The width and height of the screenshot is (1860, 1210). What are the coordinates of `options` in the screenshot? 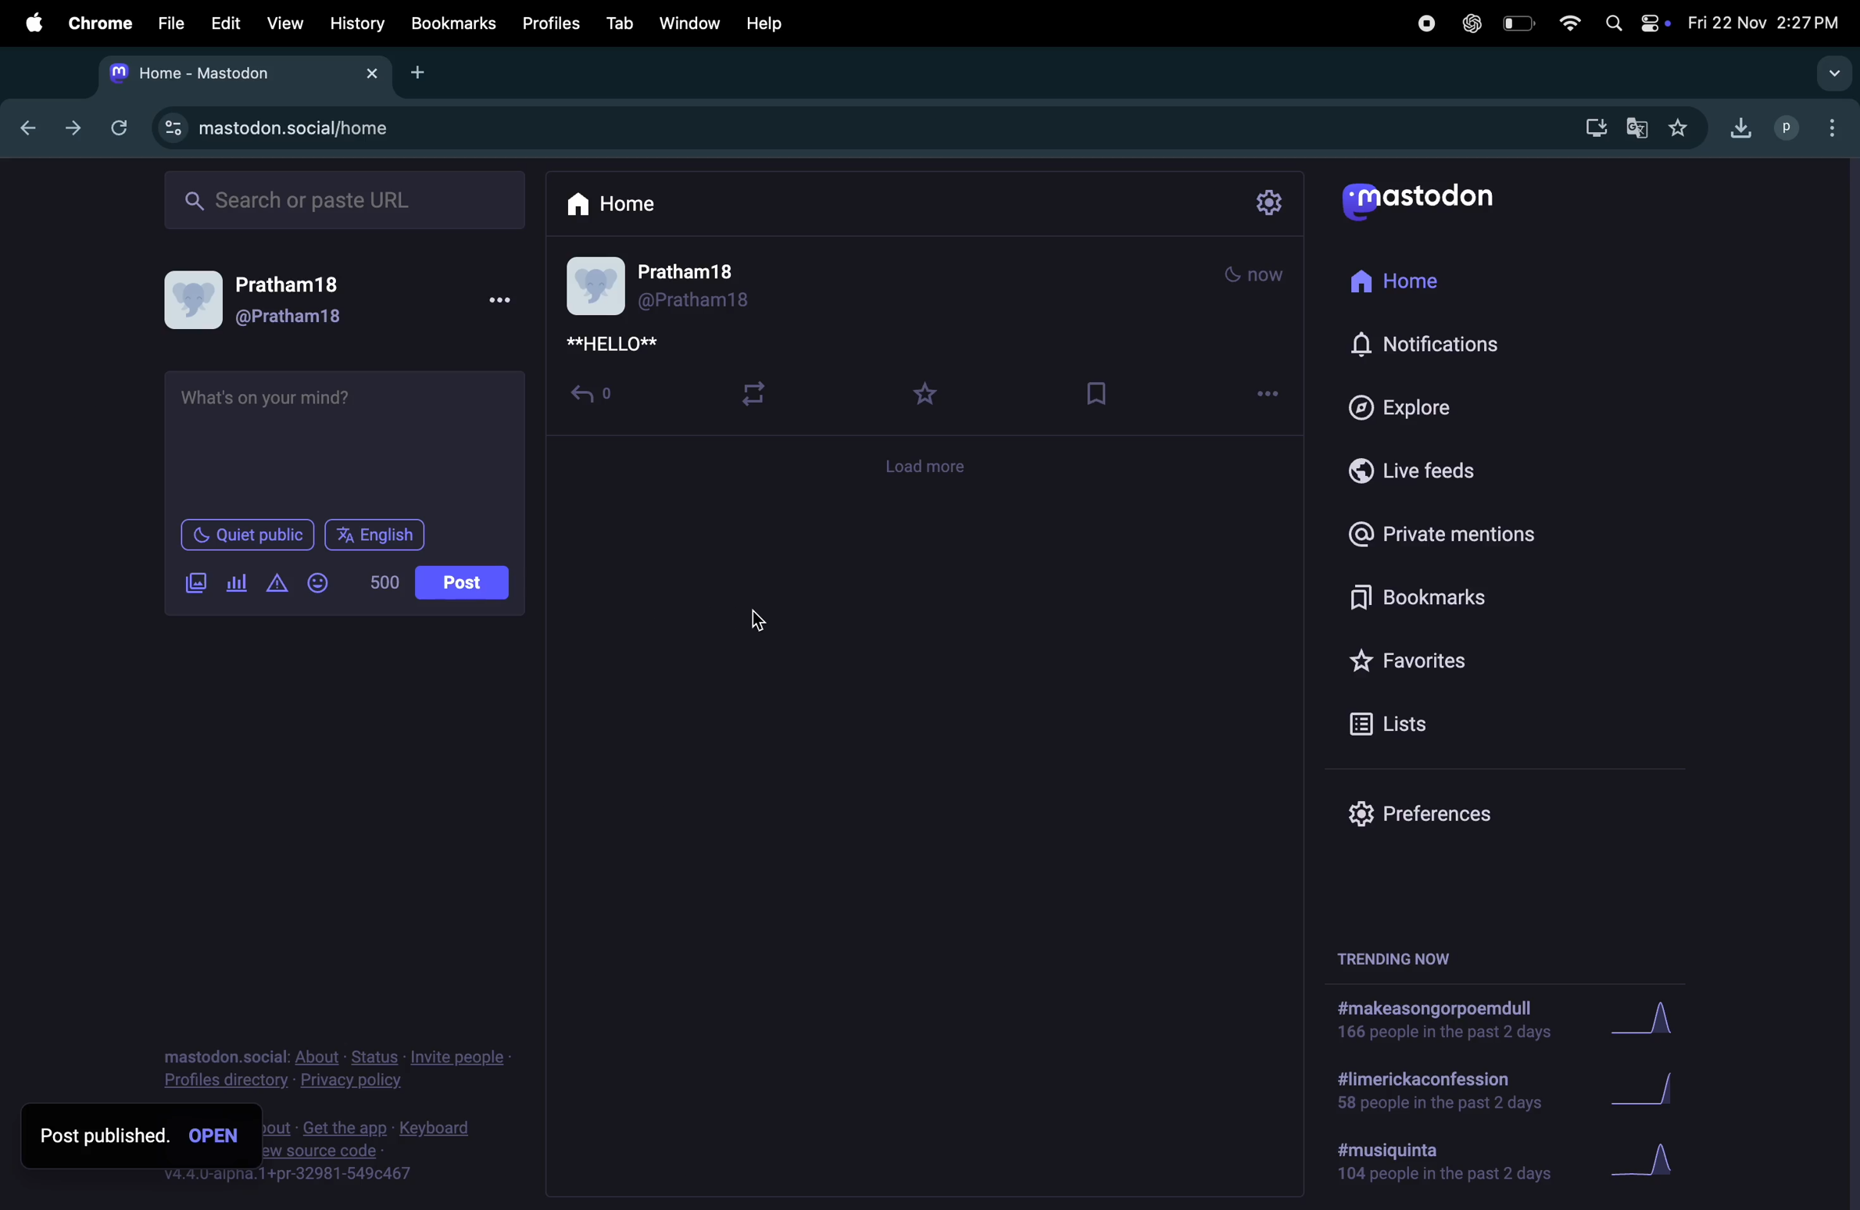 It's located at (1836, 124).